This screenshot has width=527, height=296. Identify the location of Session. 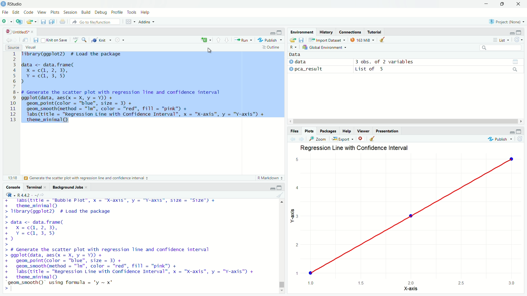
(70, 12).